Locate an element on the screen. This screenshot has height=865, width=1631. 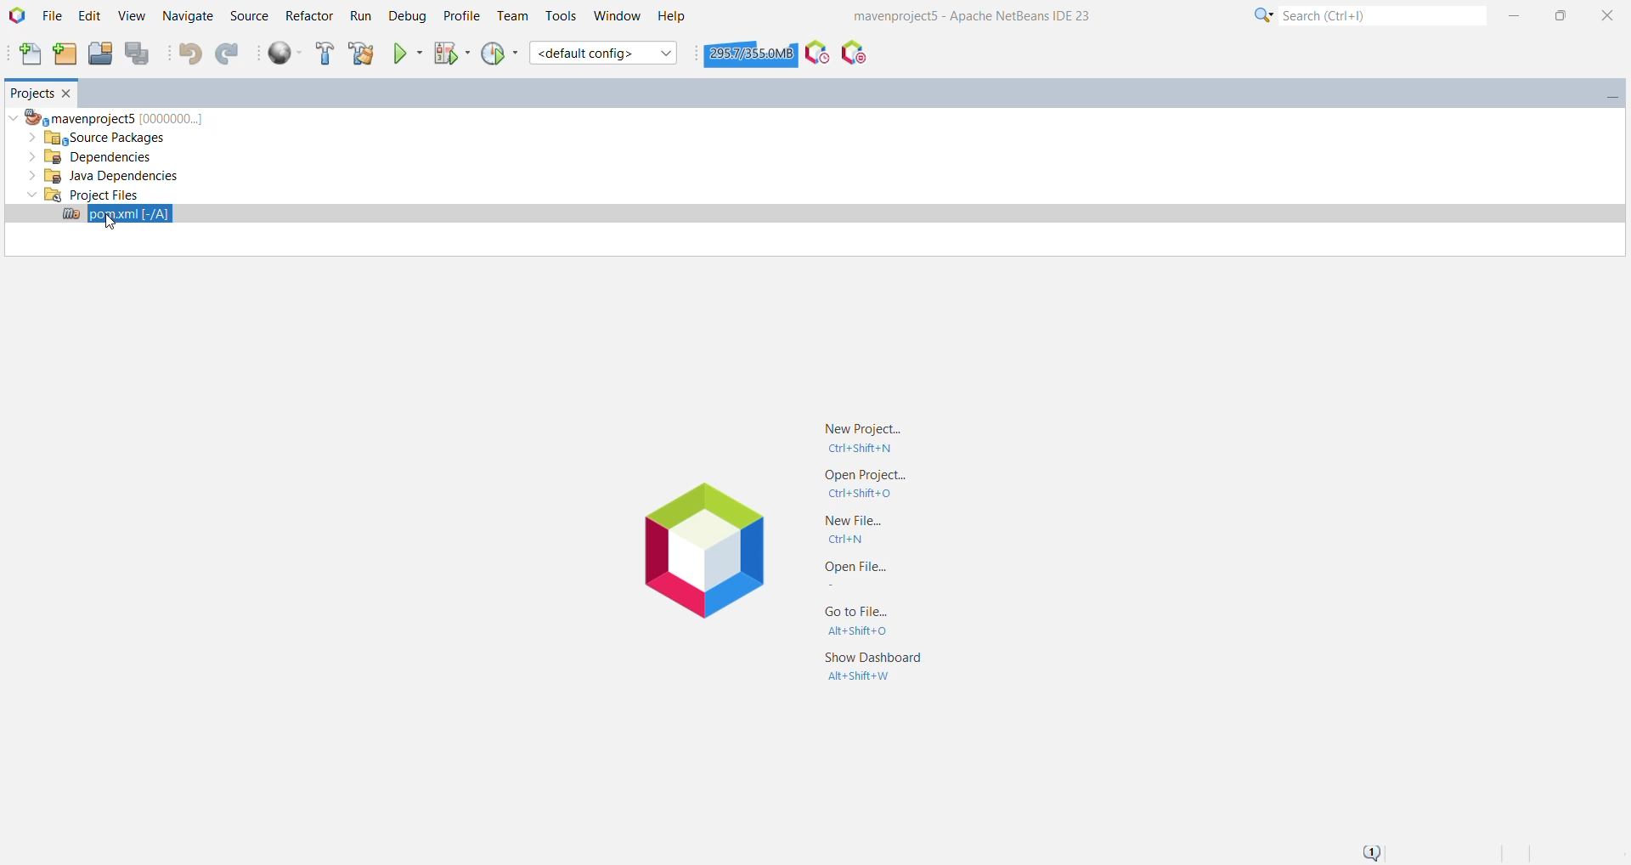
Run All is located at coordinates (285, 54).